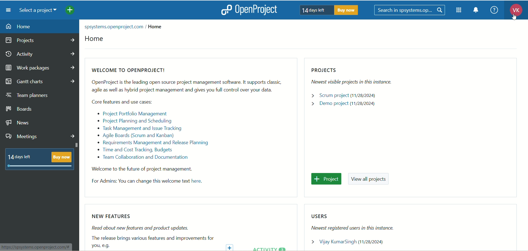  What do you see at coordinates (186, 127) in the screenshot?
I see `text` at bounding box center [186, 127].